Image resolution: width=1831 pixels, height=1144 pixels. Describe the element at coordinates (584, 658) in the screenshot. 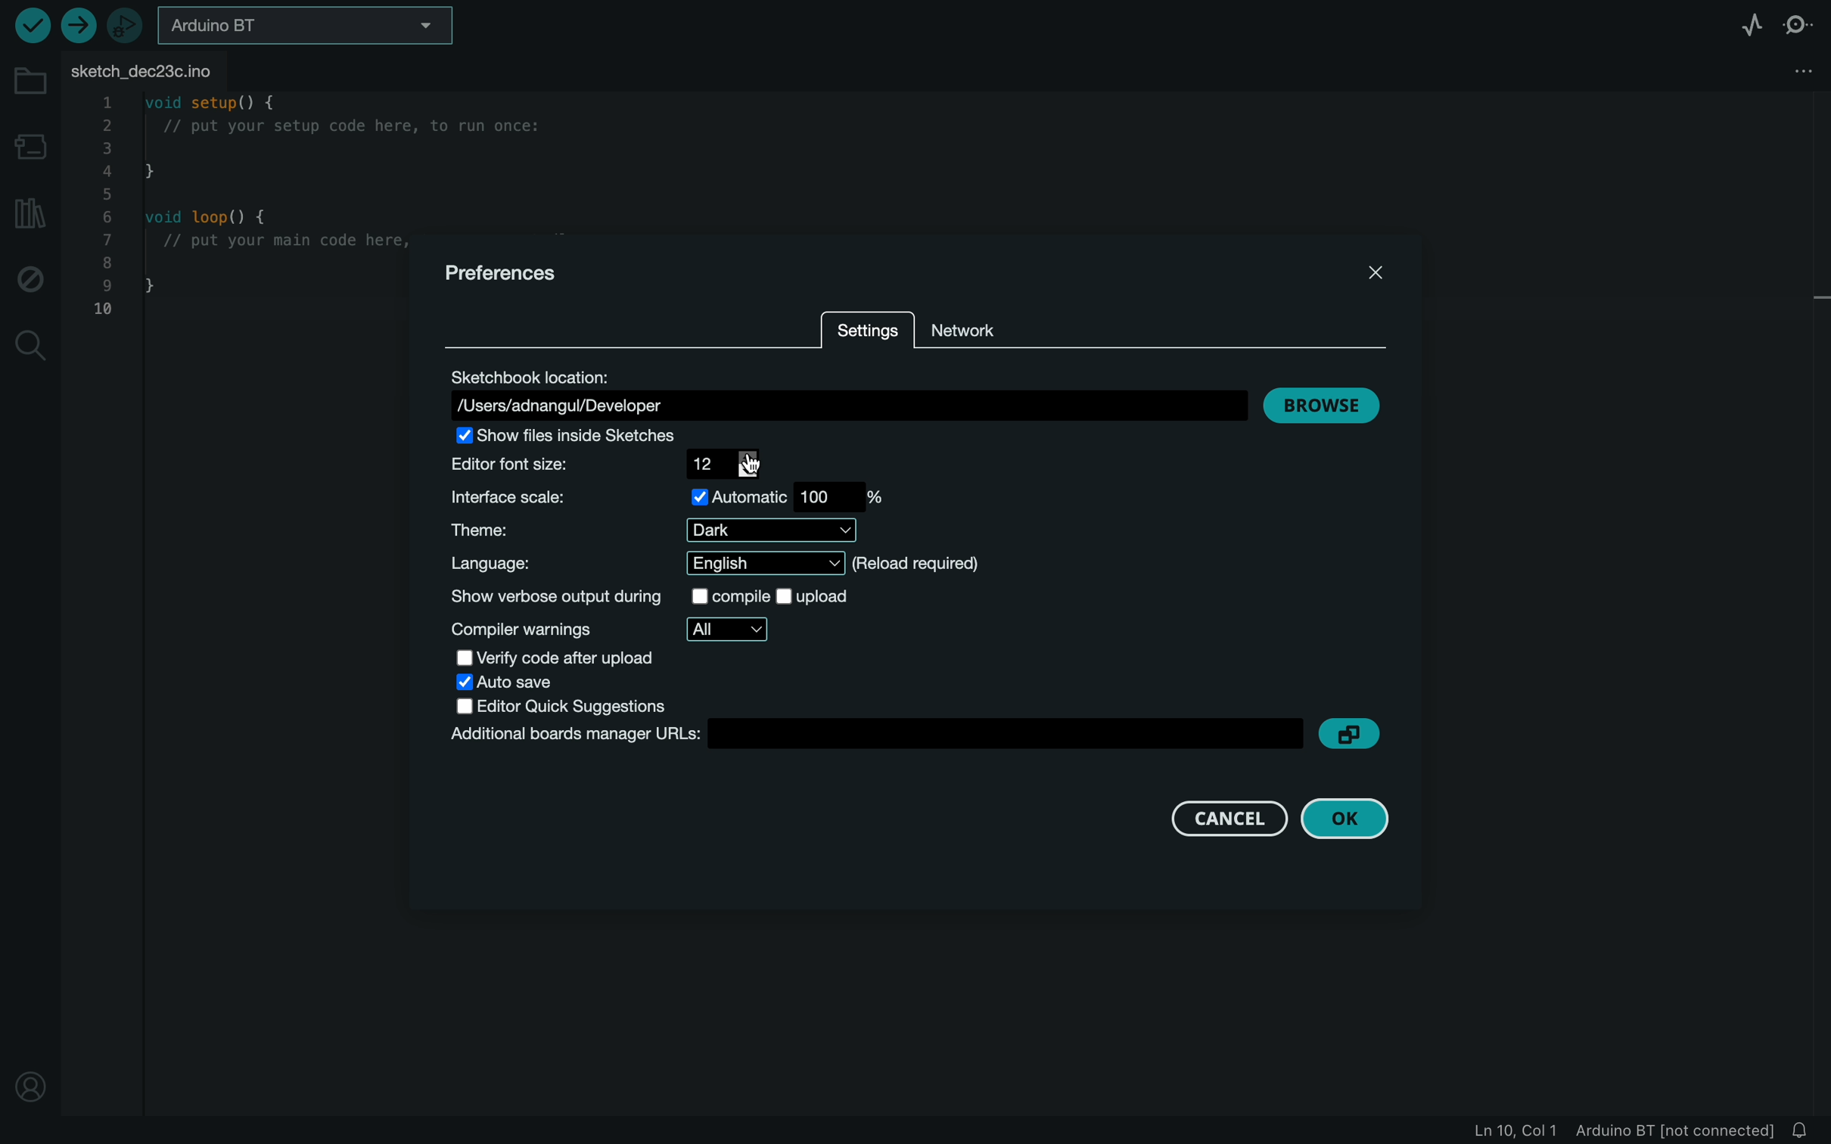

I see `verify code` at that location.